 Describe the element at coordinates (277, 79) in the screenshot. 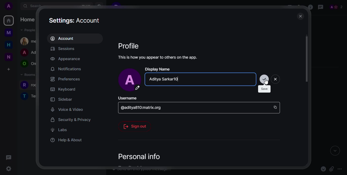

I see `close` at that location.